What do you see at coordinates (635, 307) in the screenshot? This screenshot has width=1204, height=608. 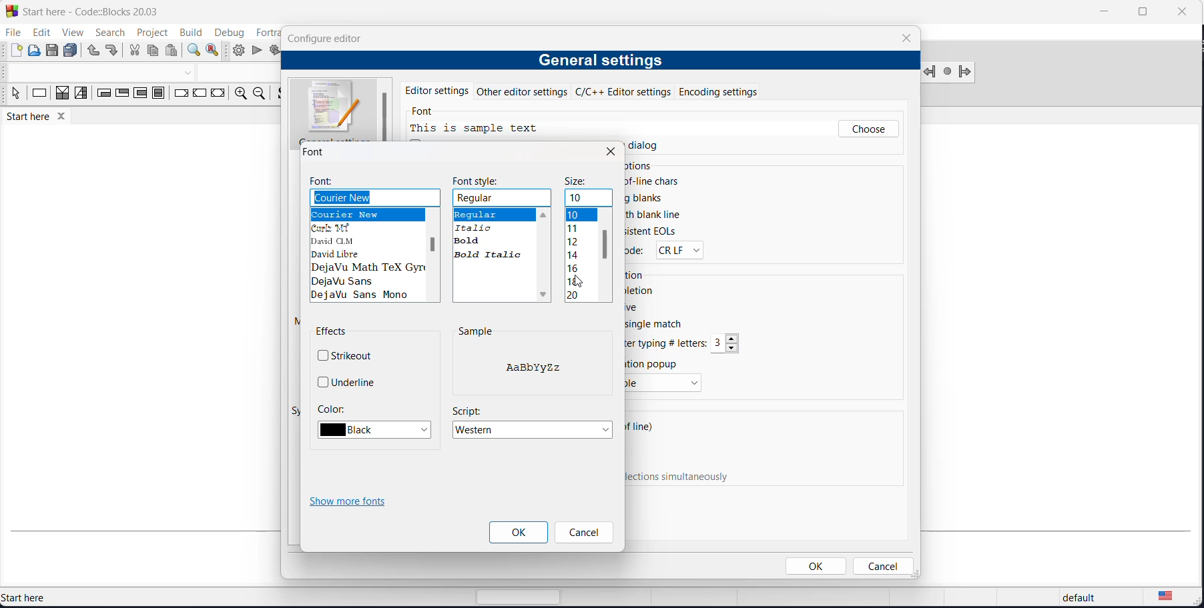 I see `ve` at bounding box center [635, 307].